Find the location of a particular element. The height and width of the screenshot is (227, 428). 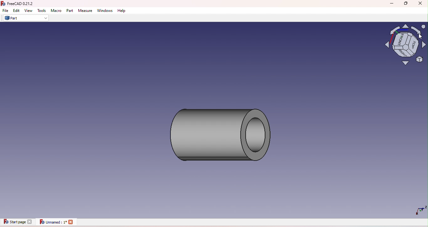

Dimensions is located at coordinates (420, 209).